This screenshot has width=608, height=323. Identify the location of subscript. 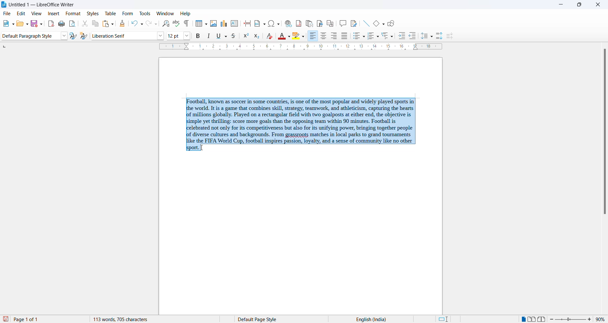
(256, 36).